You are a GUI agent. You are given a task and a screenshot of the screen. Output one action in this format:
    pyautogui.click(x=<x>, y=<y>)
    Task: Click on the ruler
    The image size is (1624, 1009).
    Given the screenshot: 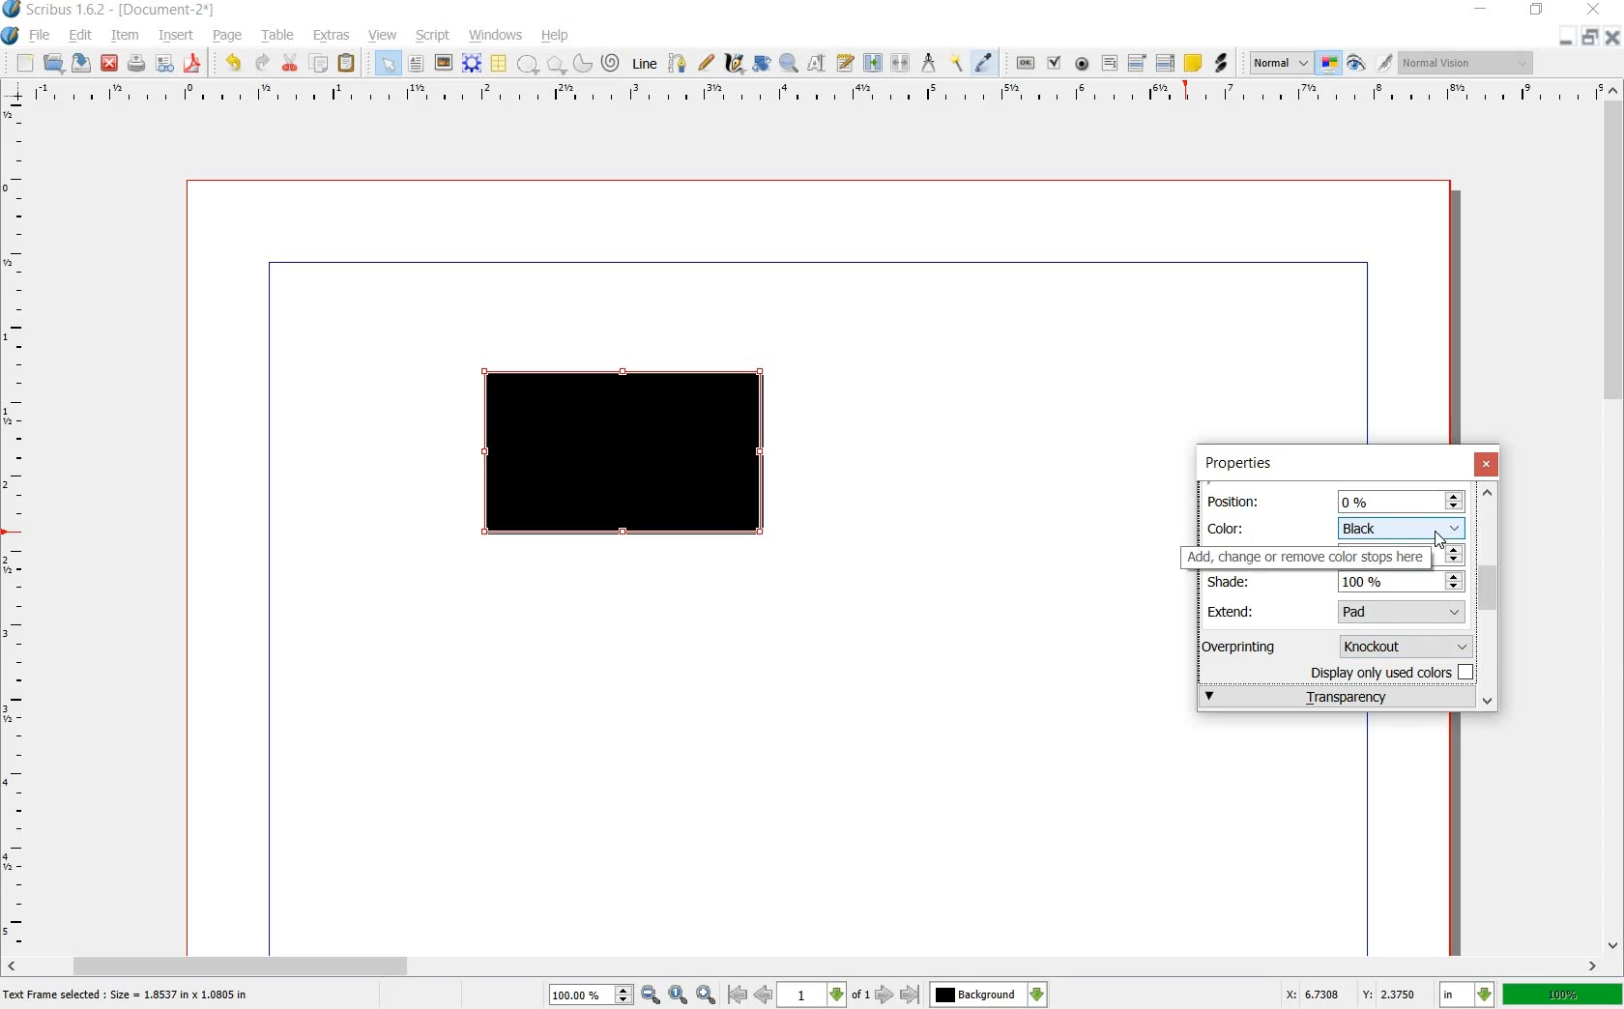 What is the action you would take?
    pyautogui.click(x=16, y=526)
    